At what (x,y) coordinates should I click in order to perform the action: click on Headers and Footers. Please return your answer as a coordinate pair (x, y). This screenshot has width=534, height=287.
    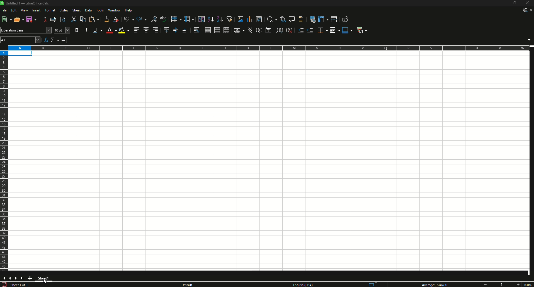
    Looking at the image, I should click on (302, 19).